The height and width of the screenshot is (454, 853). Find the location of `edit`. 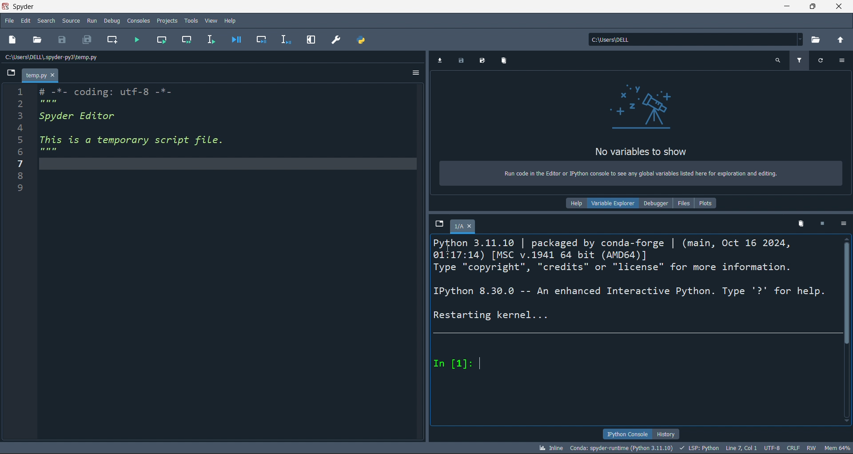

edit is located at coordinates (25, 22).